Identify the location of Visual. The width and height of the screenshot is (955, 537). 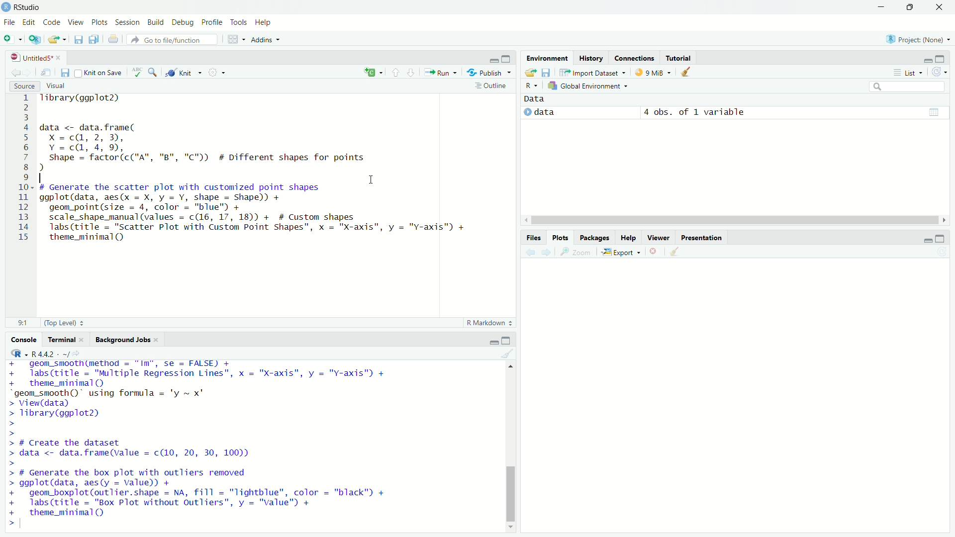
(55, 86).